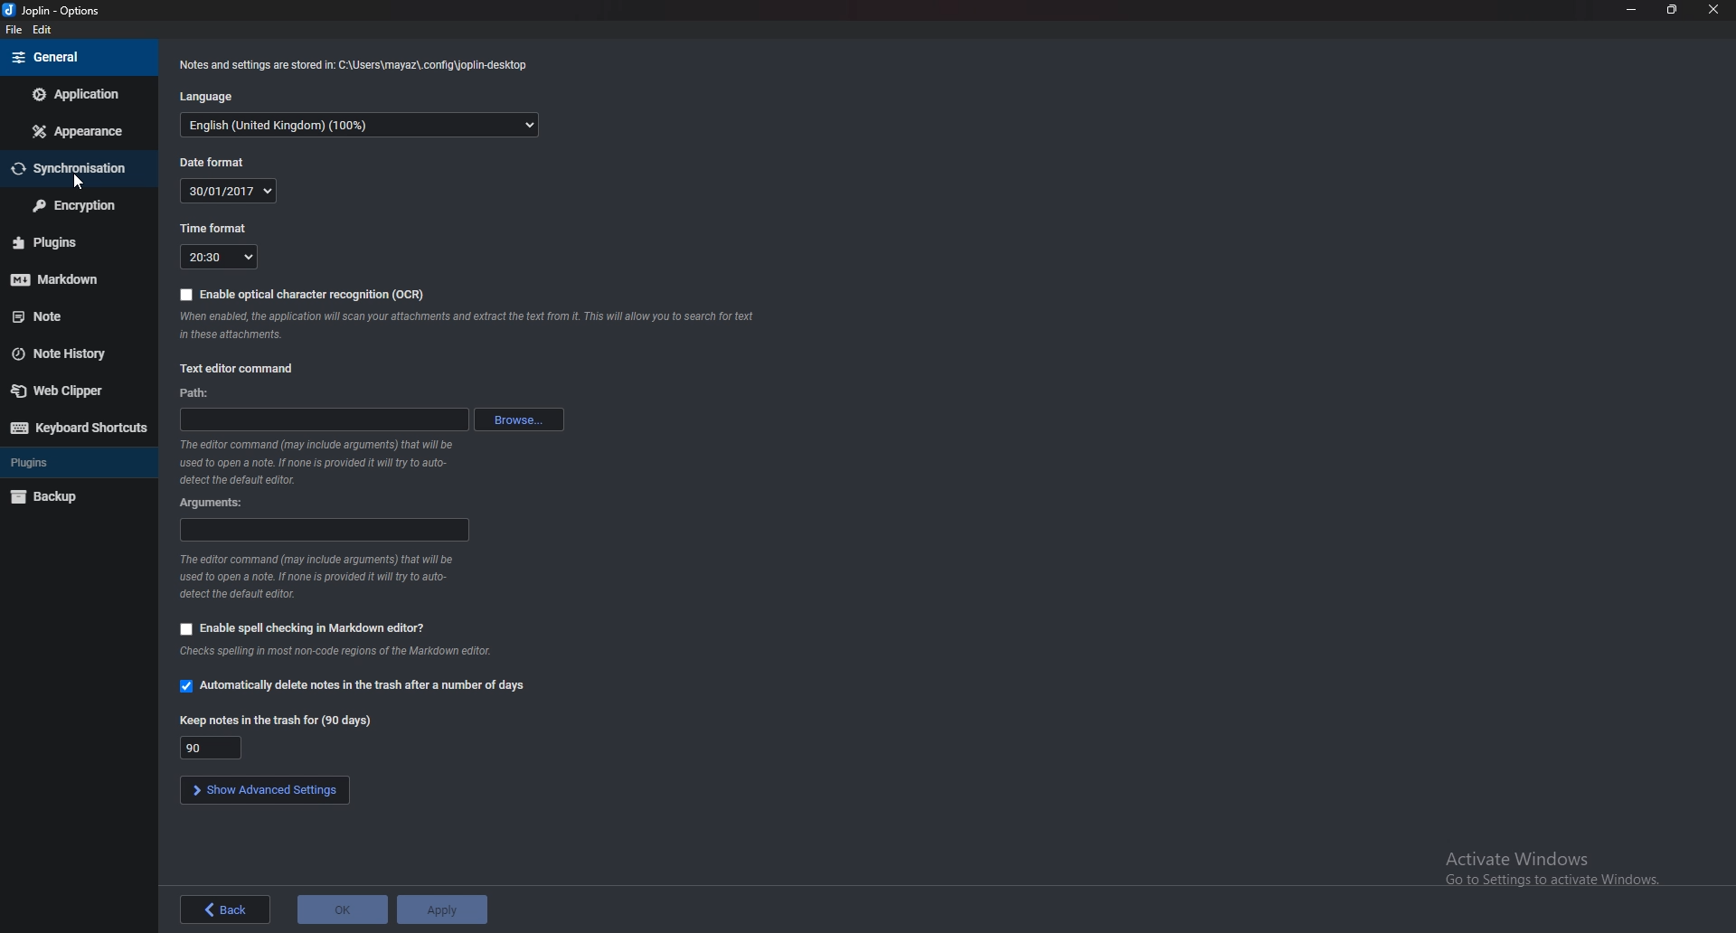  Describe the element at coordinates (195, 394) in the screenshot. I see `path` at that location.